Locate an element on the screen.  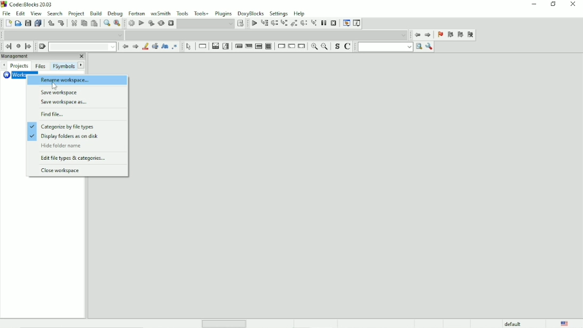
Run to cursor is located at coordinates (265, 24).